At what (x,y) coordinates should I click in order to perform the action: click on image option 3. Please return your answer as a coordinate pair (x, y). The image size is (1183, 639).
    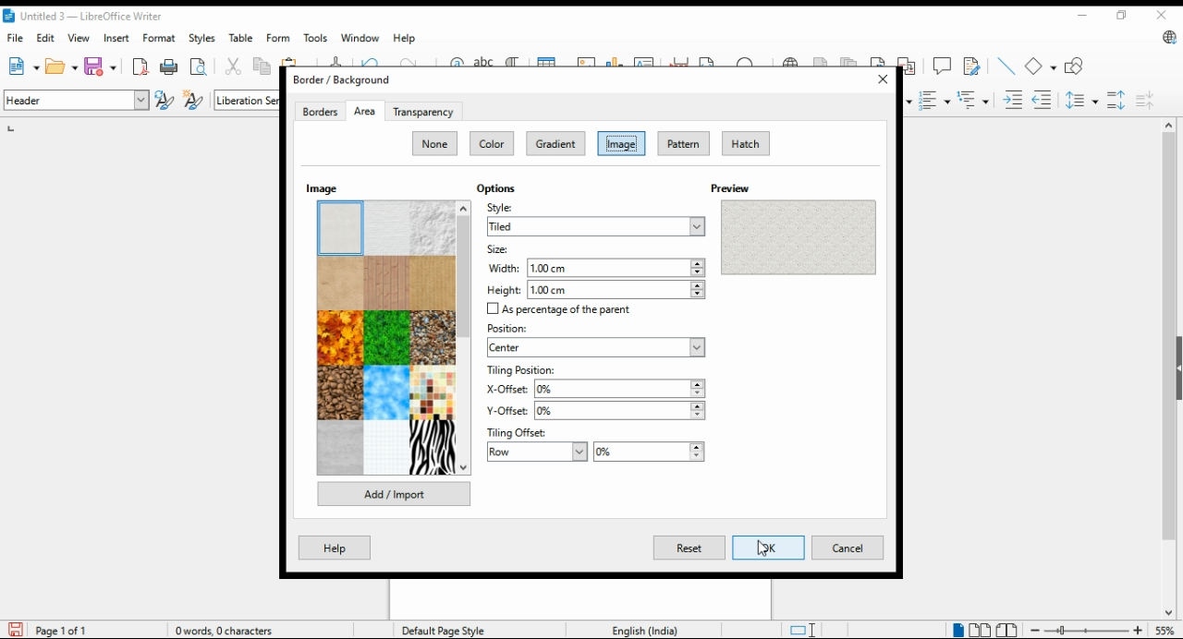
    Looking at the image, I should click on (433, 228).